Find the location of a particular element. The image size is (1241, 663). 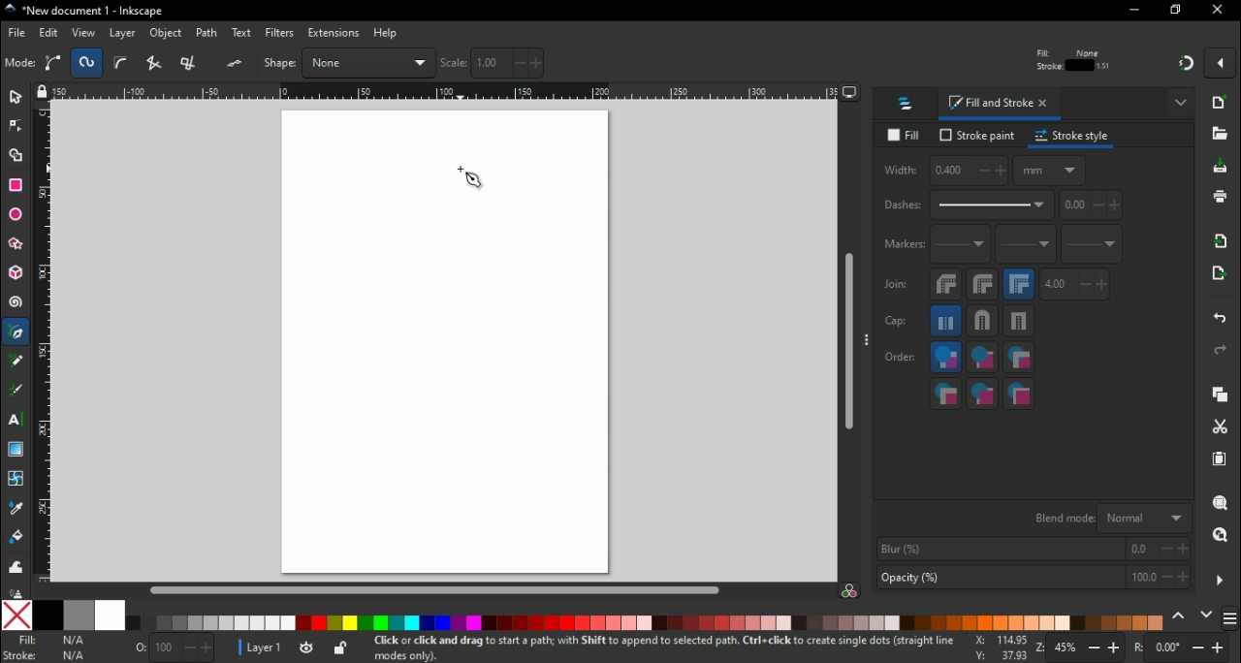

fill color is located at coordinates (51, 641).